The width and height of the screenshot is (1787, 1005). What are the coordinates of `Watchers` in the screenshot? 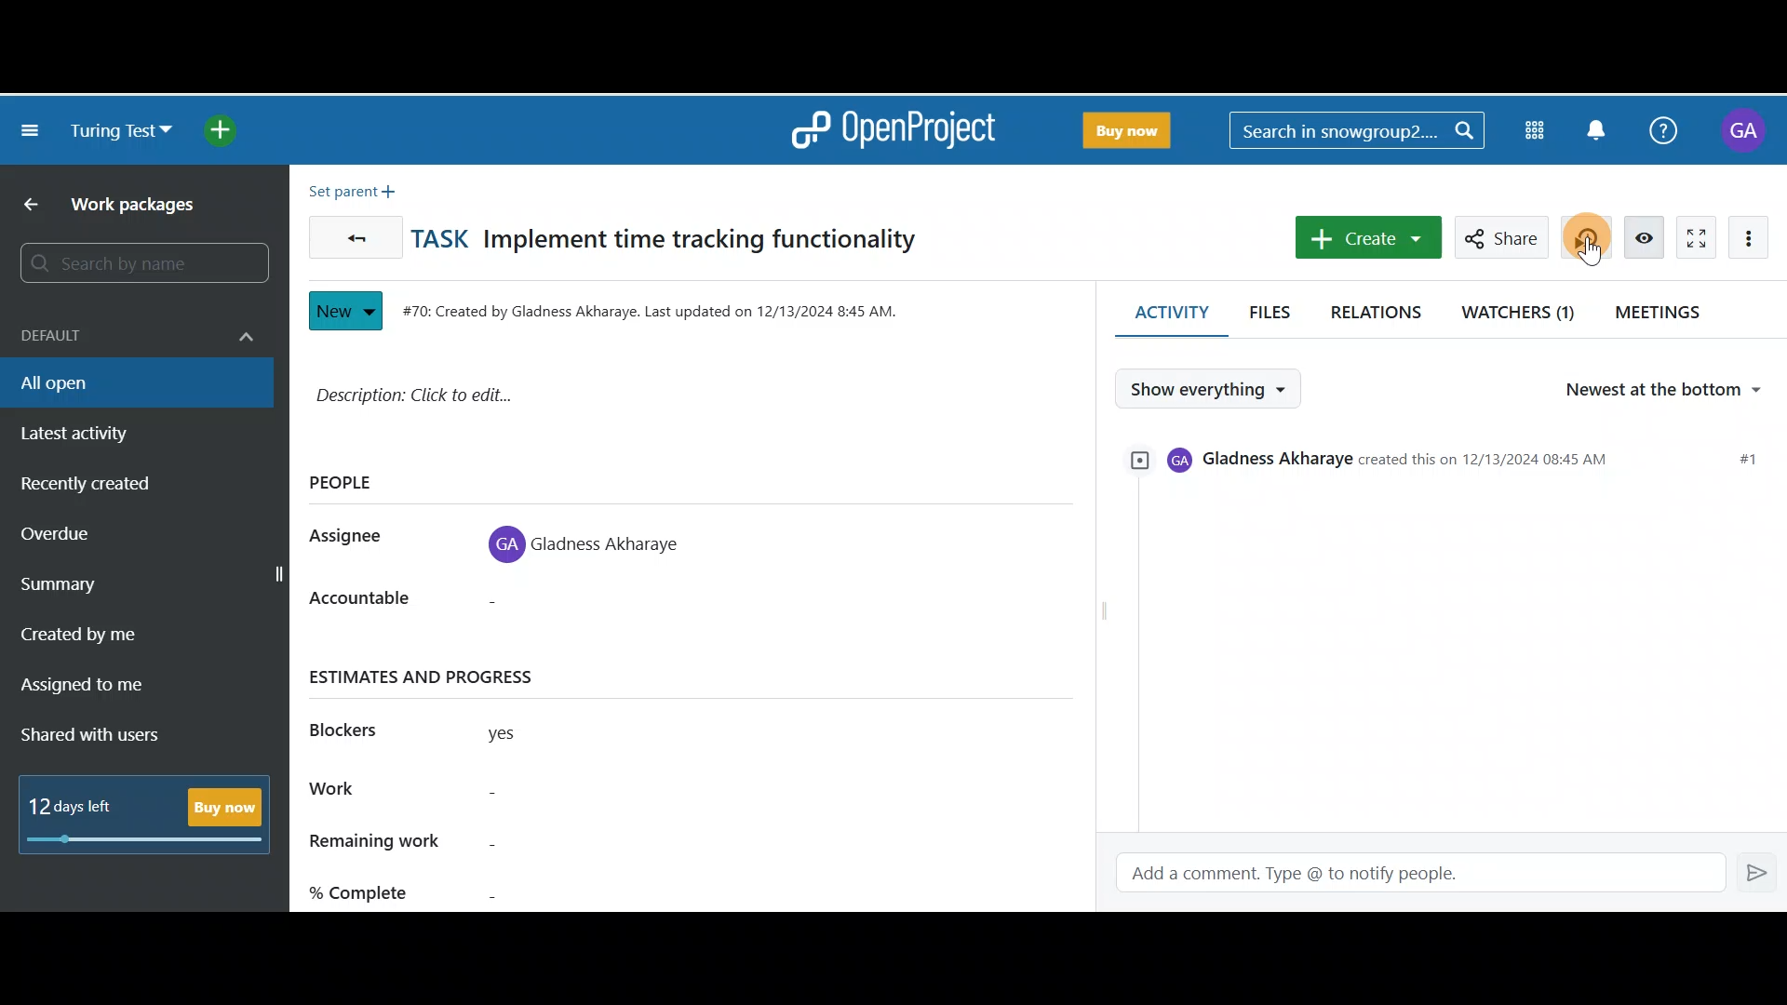 It's located at (1520, 309).